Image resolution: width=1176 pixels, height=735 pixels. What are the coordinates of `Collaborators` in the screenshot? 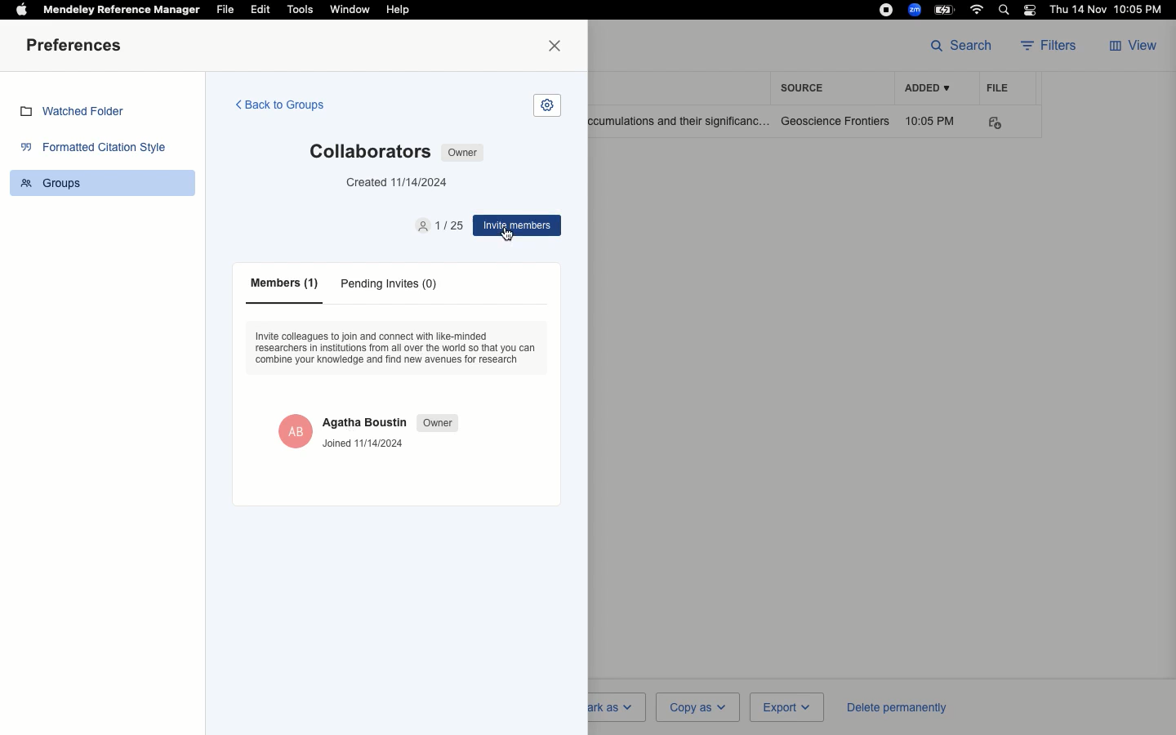 It's located at (368, 152).